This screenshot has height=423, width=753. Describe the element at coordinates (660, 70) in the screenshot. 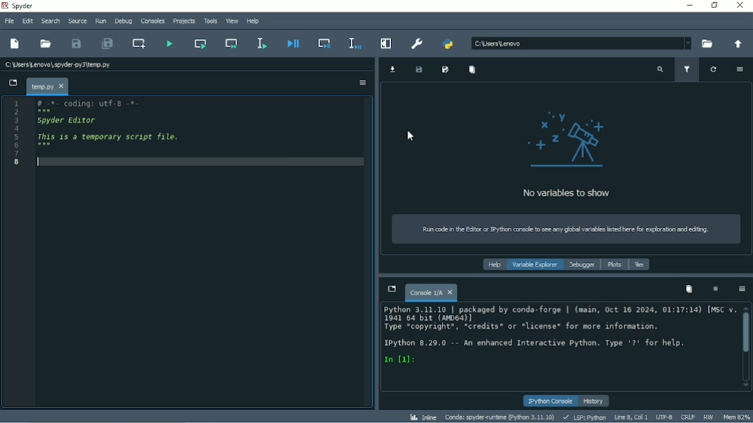

I see `Search variable names and types` at that location.